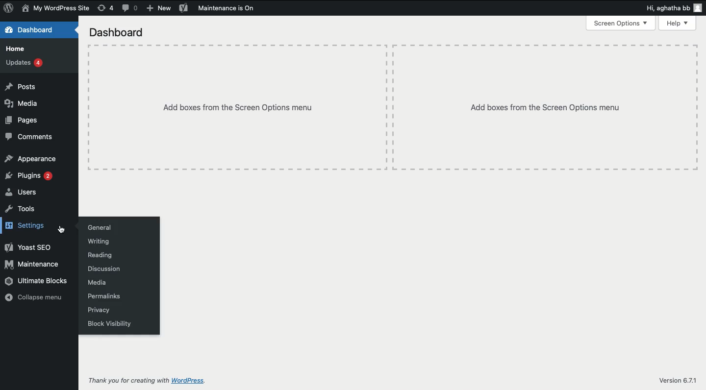  Describe the element at coordinates (99, 311) in the screenshot. I see `privacy ` at that location.